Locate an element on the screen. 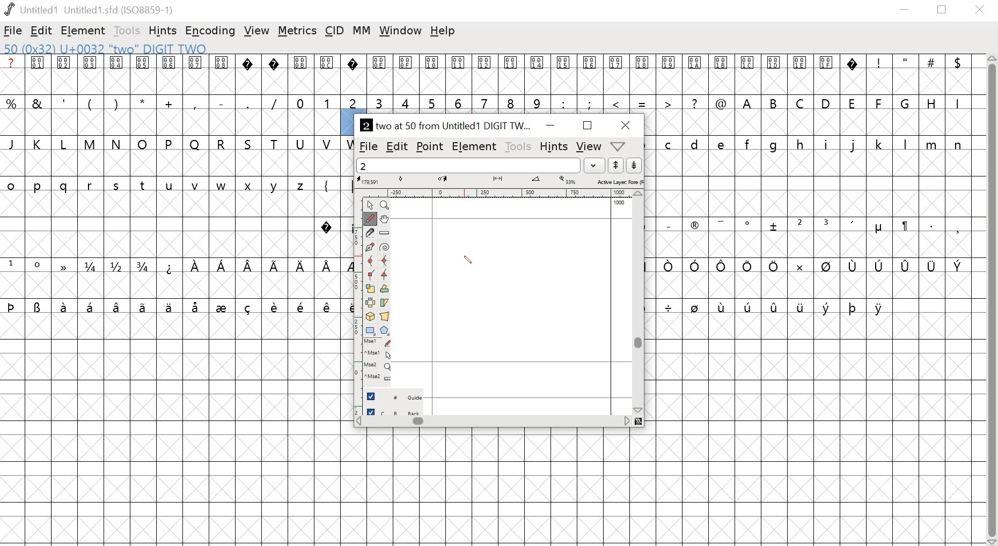 Image resolution: width=998 pixels, height=546 pixels. scrollbar is located at coordinates (498, 422).